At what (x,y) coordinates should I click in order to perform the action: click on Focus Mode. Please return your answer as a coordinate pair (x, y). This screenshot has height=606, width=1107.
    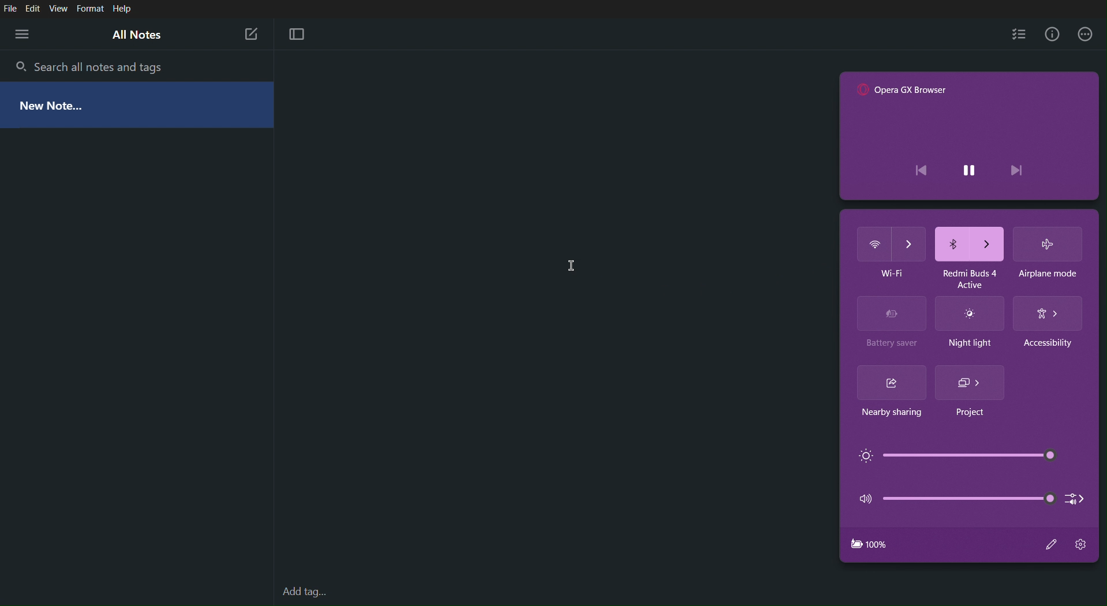
    Looking at the image, I should click on (298, 35).